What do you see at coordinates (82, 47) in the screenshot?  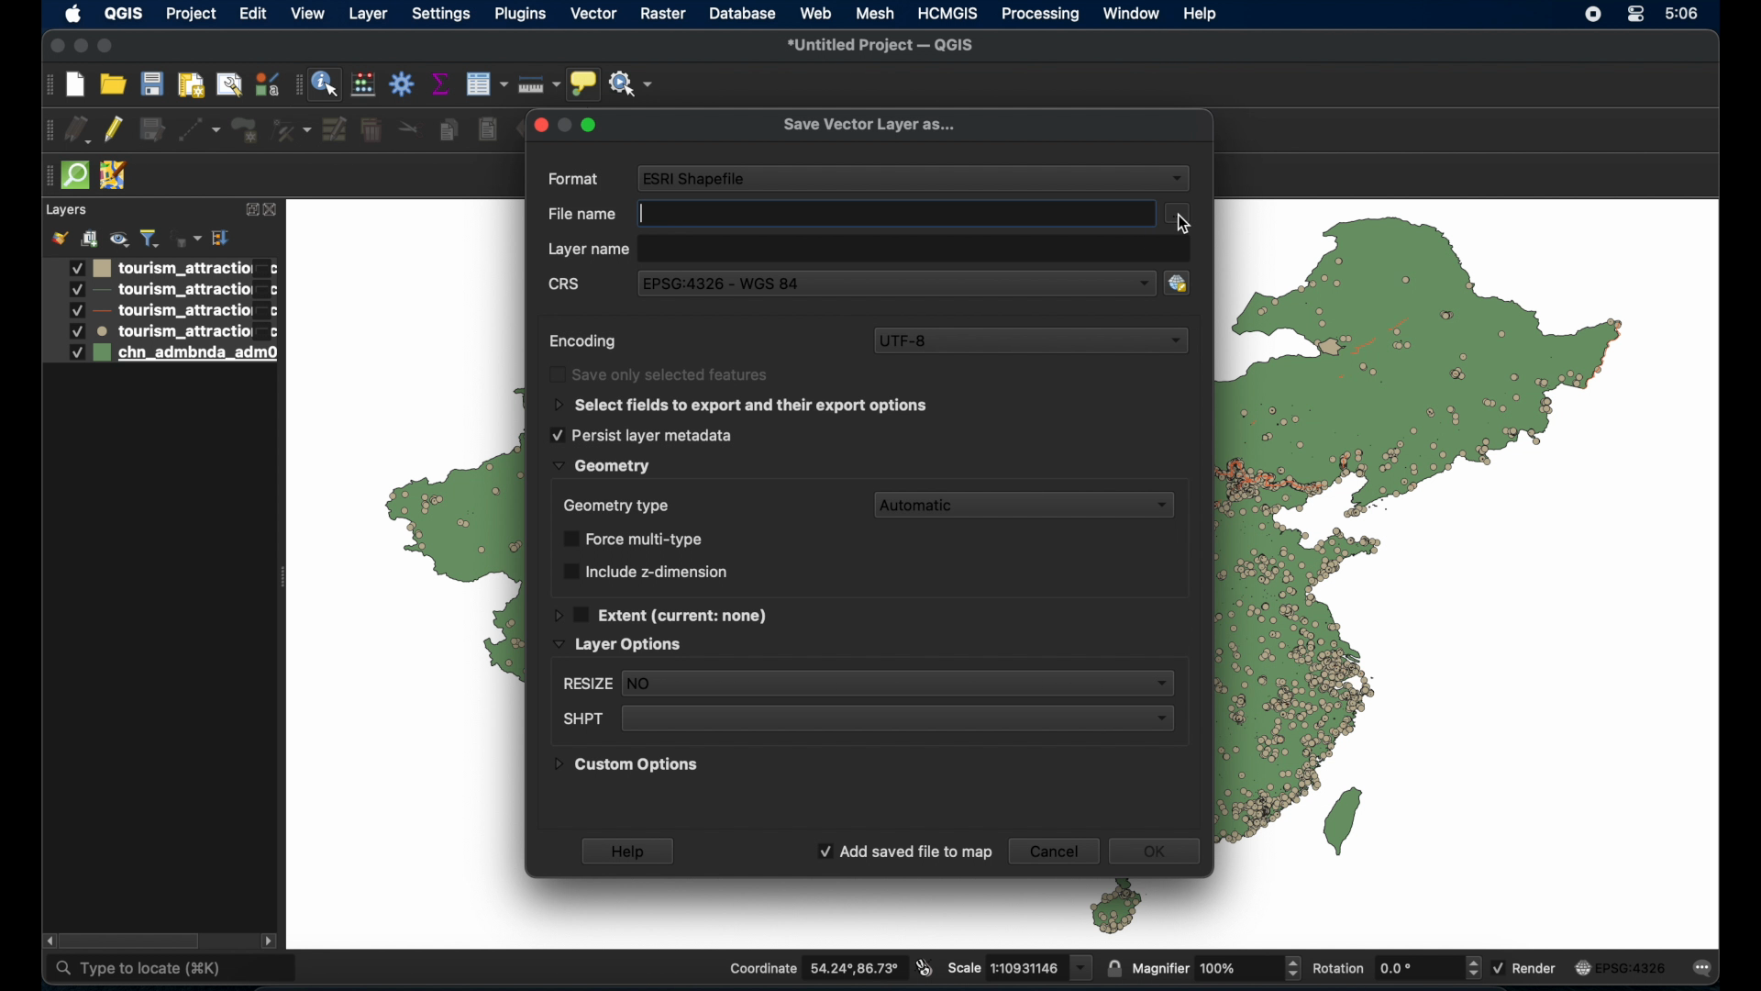 I see `minimize` at bounding box center [82, 47].